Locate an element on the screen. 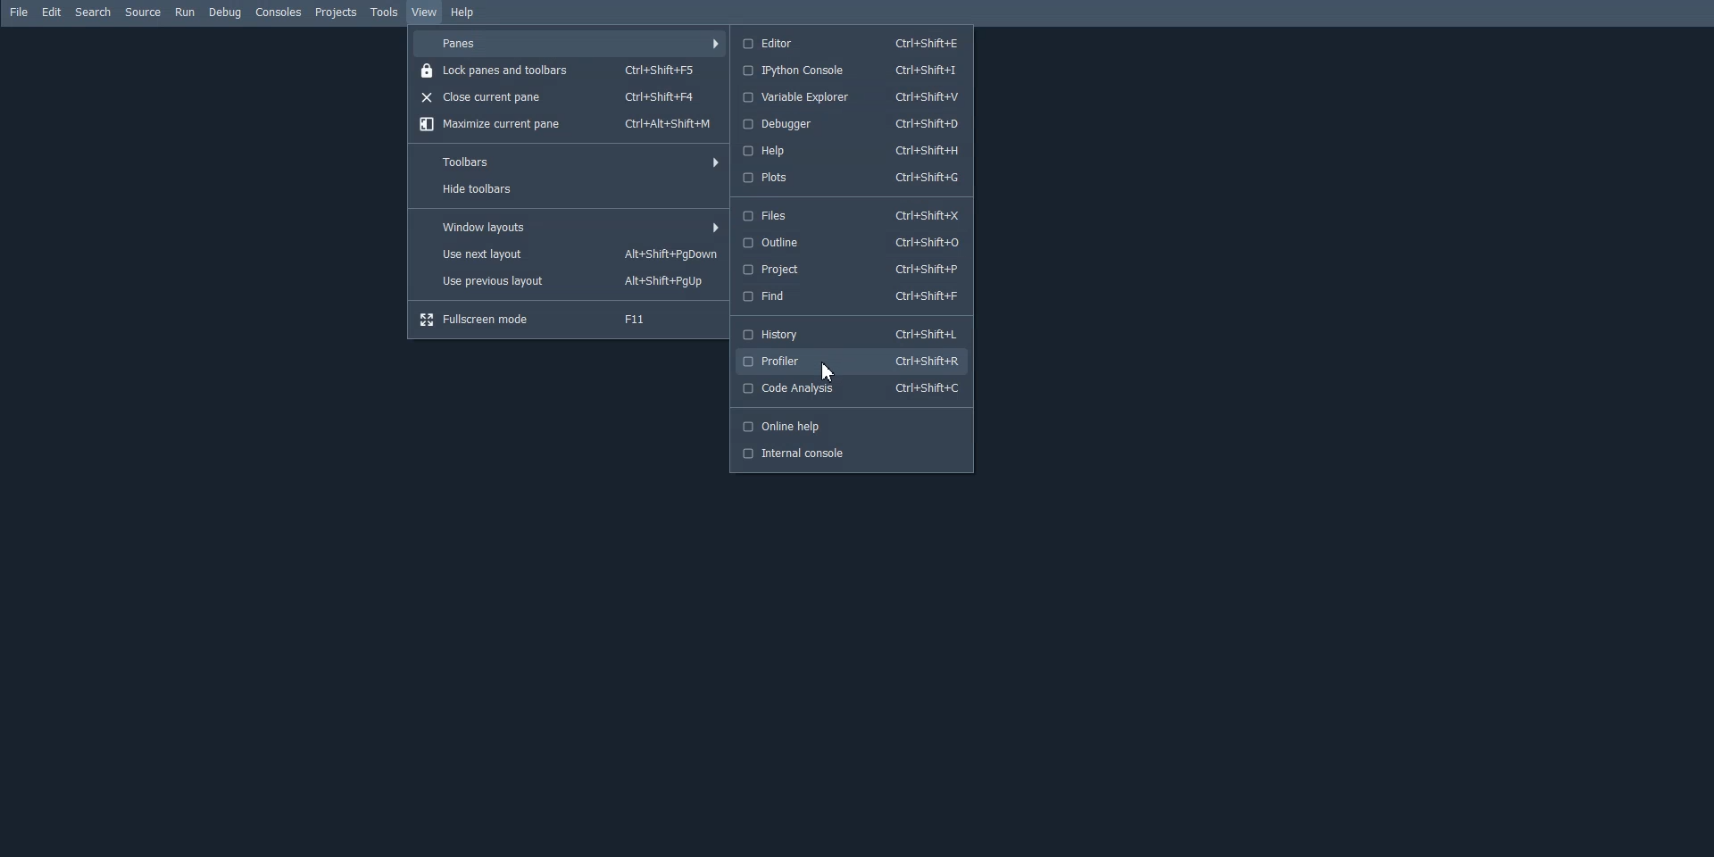  Toolbars is located at coordinates (570, 159).